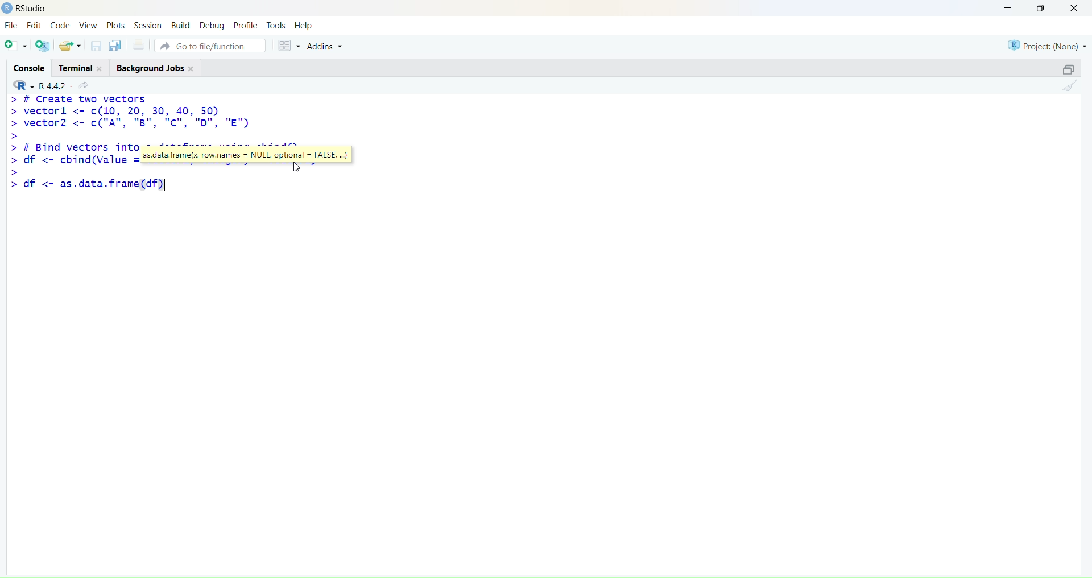 This screenshot has width=1092, height=578. What do you see at coordinates (181, 24) in the screenshot?
I see `Build` at bounding box center [181, 24].